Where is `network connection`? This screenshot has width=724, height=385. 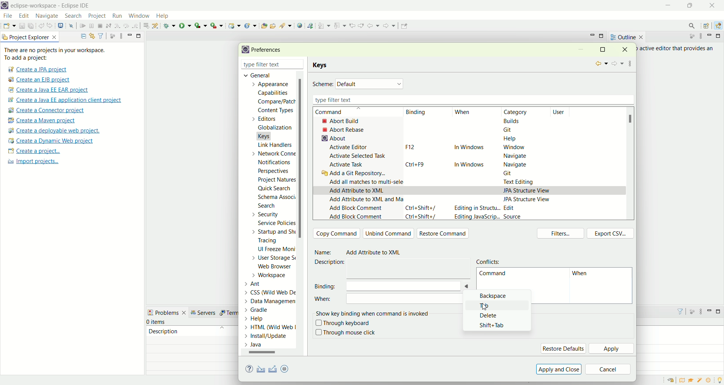
network connection is located at coordinates (272, 153).